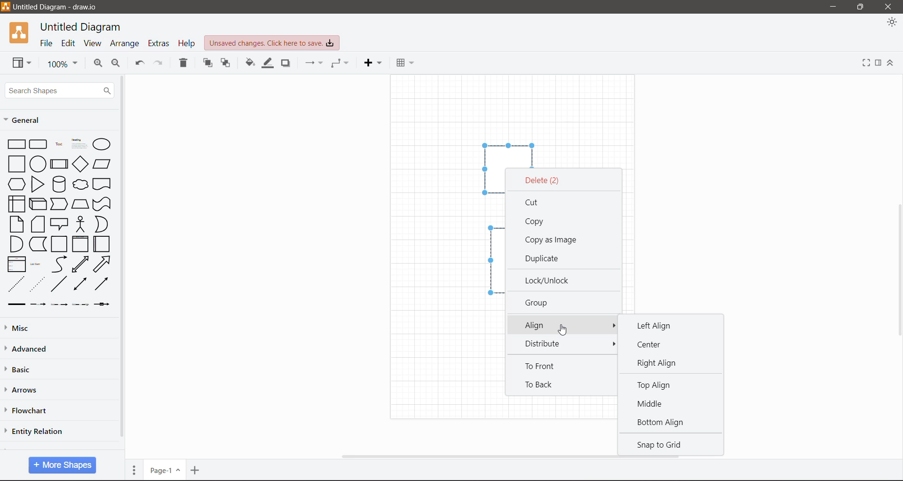 This screenshot has height=481, width=903. I want to click on Entity Relation, so click(34, 431).